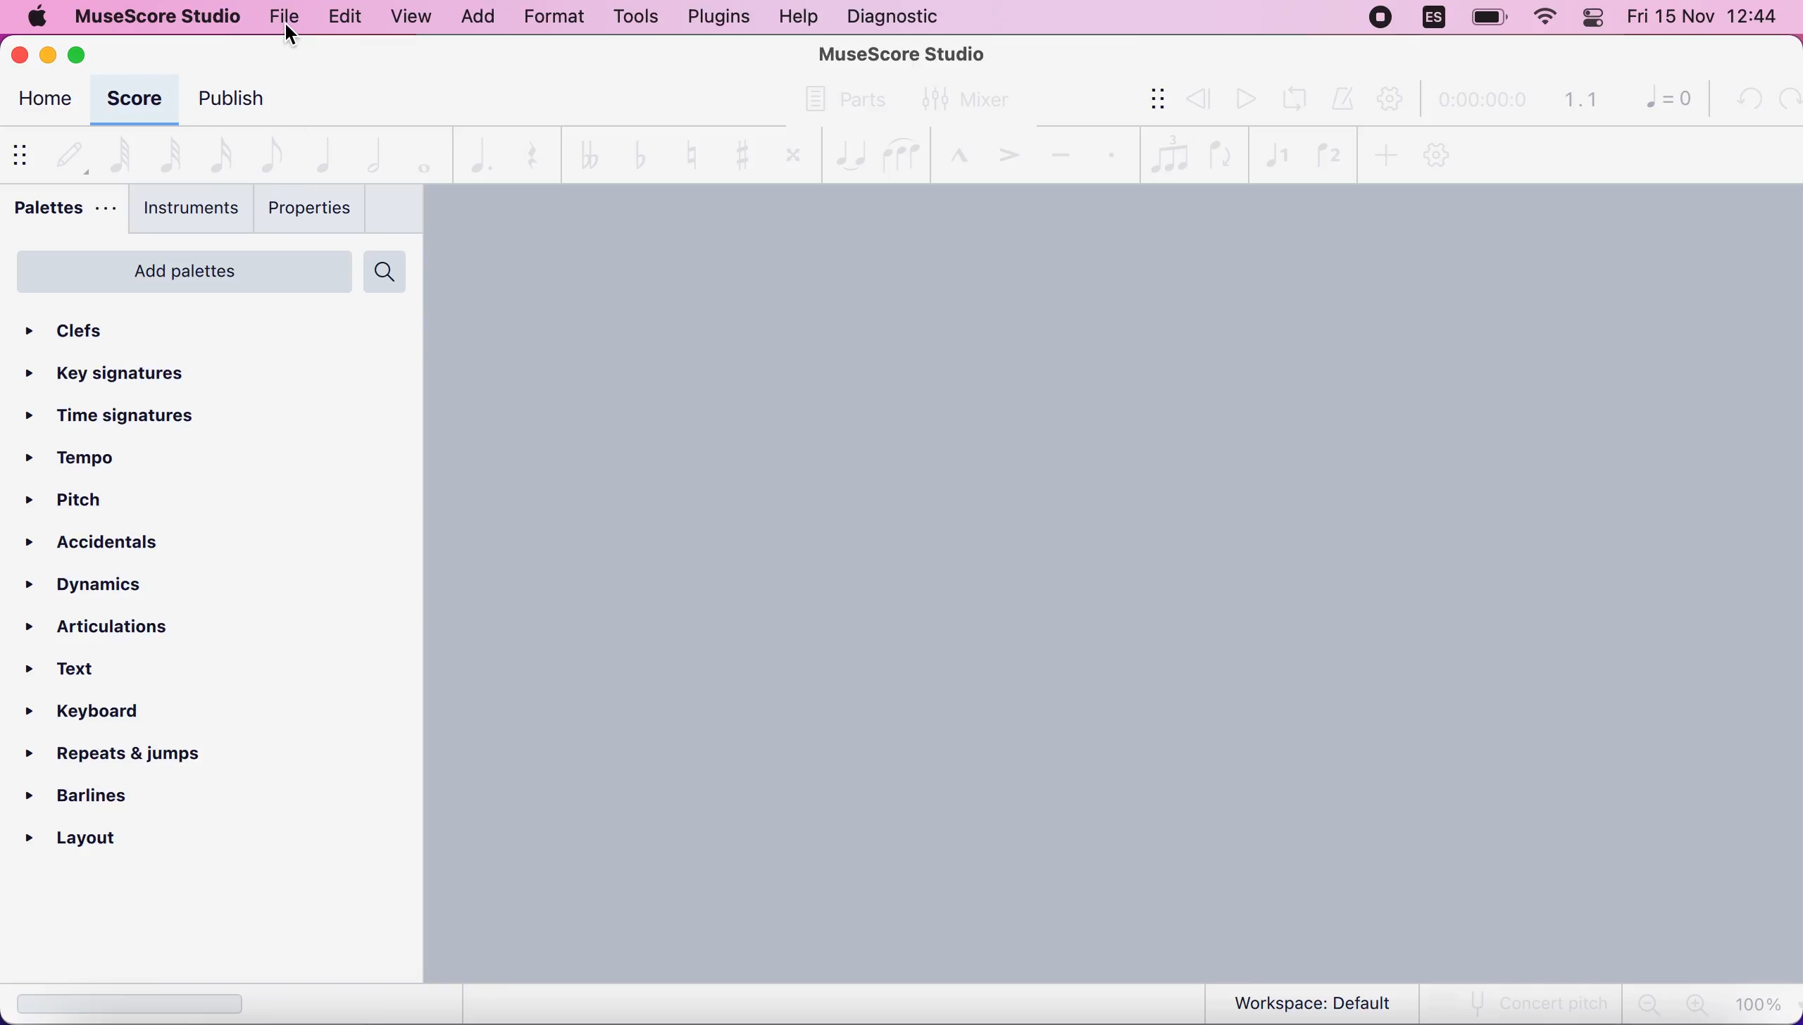  Describe the element at coordinates (63, 211) in the screenshot. I see `palettes` at that location.